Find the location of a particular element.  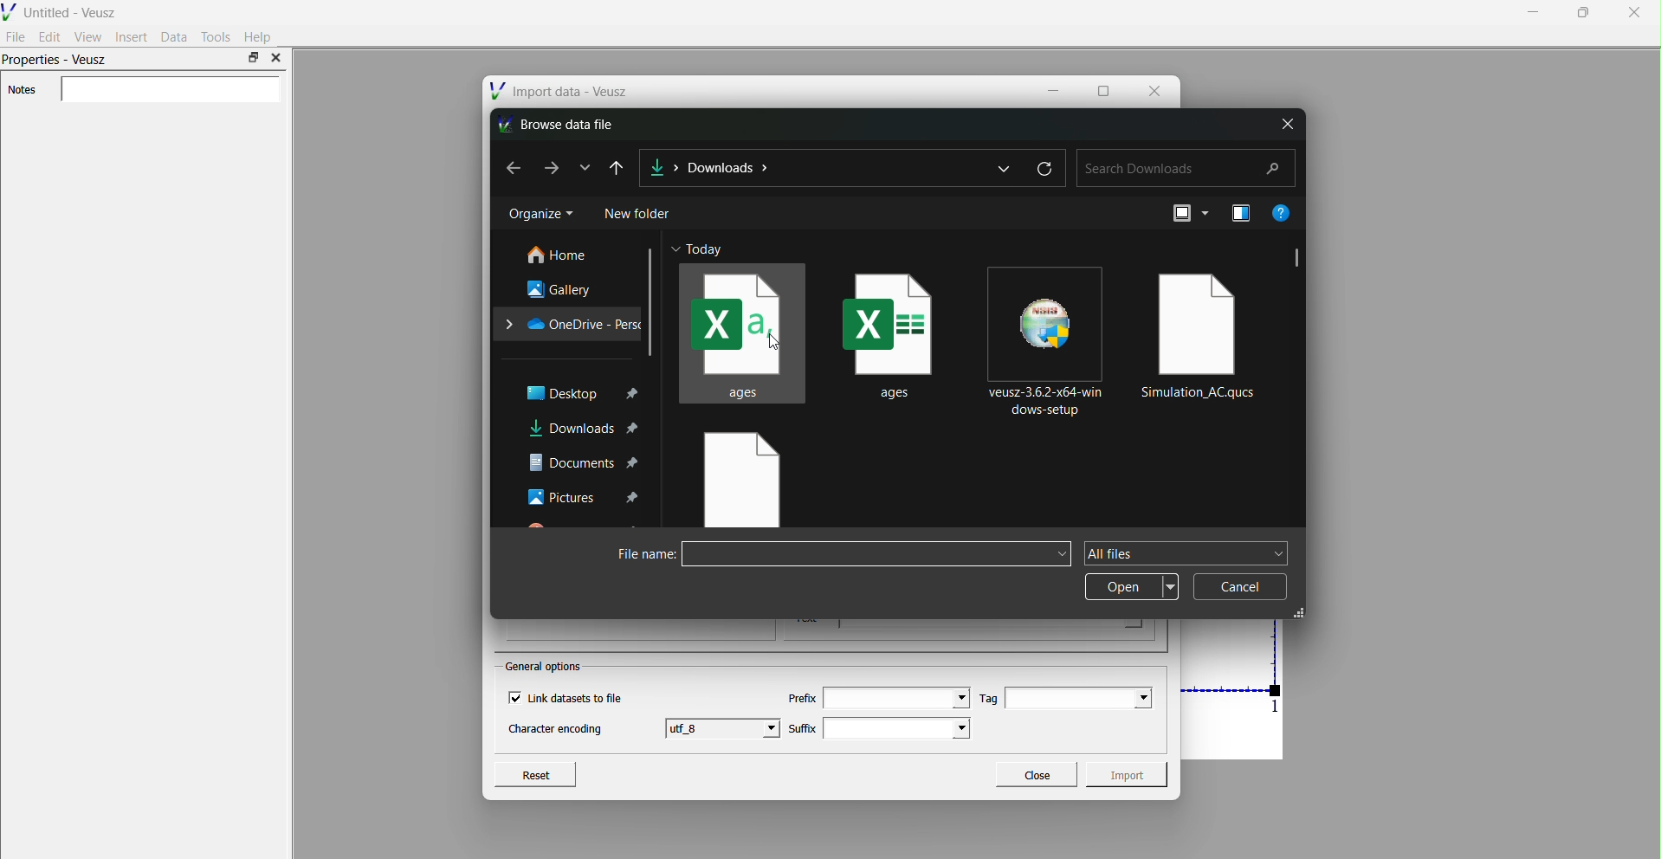

Import data - Veusz is located at coordinates (561, 91).